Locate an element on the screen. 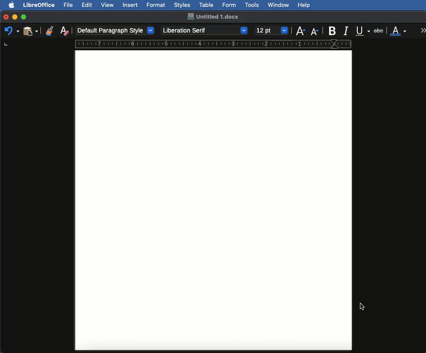  Clipboard is located at coordinates (30, 30).